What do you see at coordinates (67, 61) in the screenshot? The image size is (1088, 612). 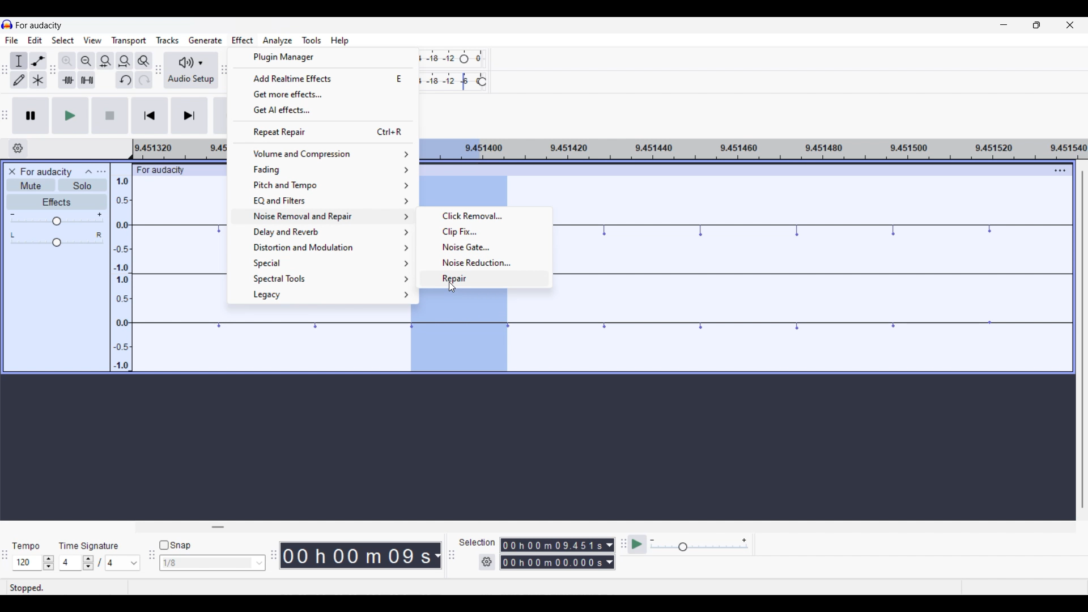 I see `Zoom in` at bounding box center [67, 61].